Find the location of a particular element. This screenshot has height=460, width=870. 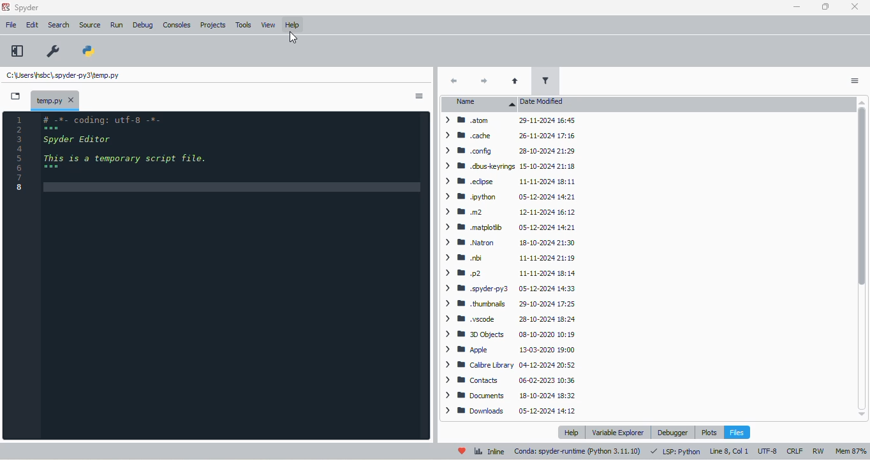

options is located at coordinates (855, 81).